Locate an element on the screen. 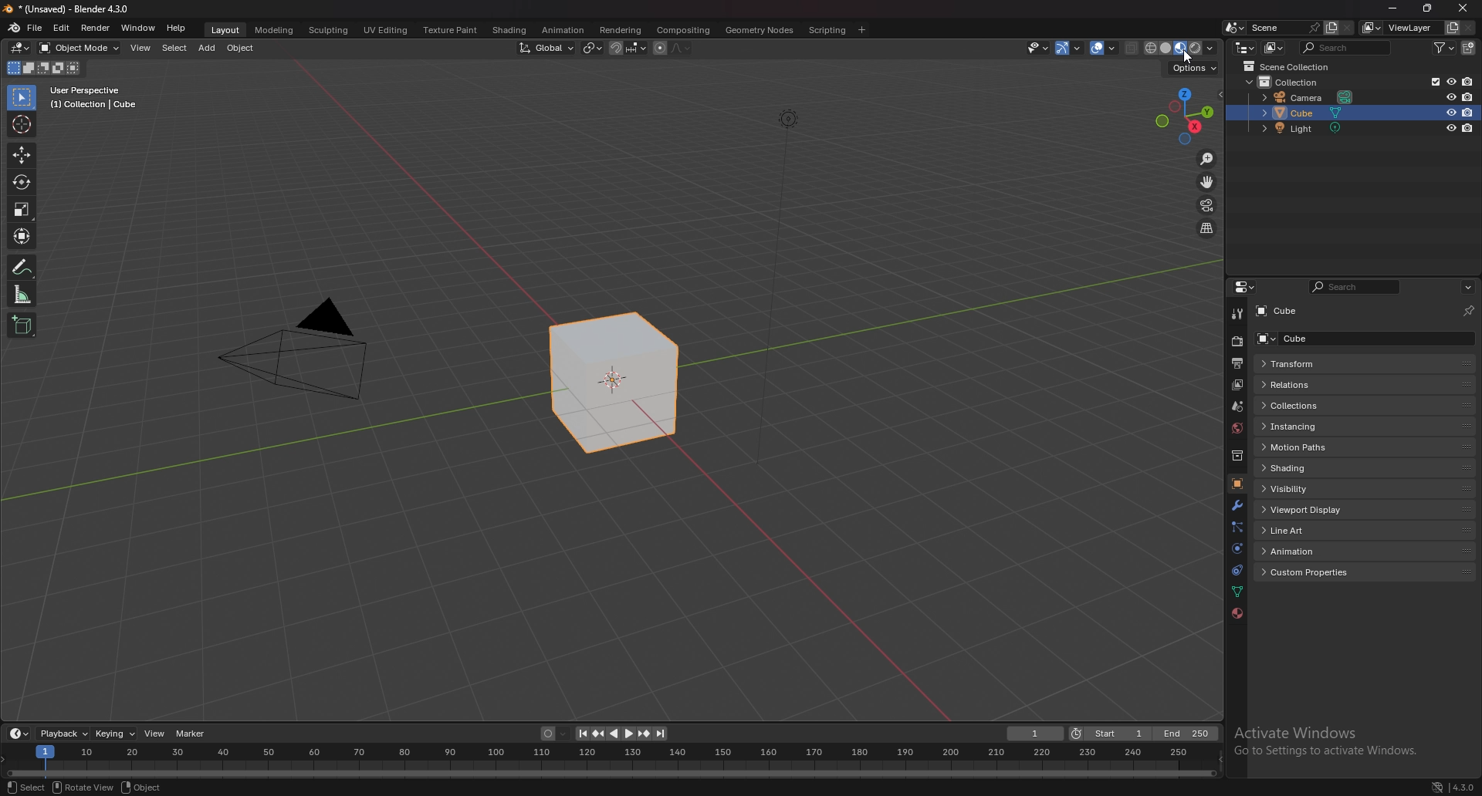 This screenshot has width=1482, height=796. move is located at coordinates (1207, 182).